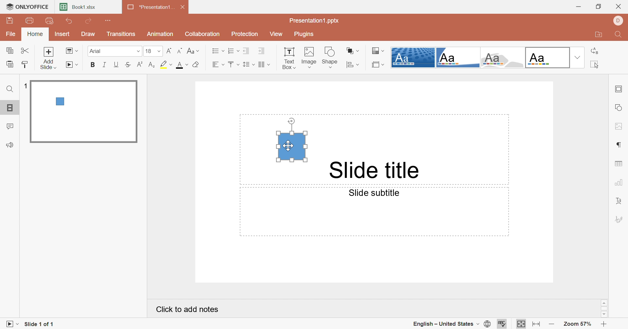  I want to click on Increase Indent, so click(262, 51).